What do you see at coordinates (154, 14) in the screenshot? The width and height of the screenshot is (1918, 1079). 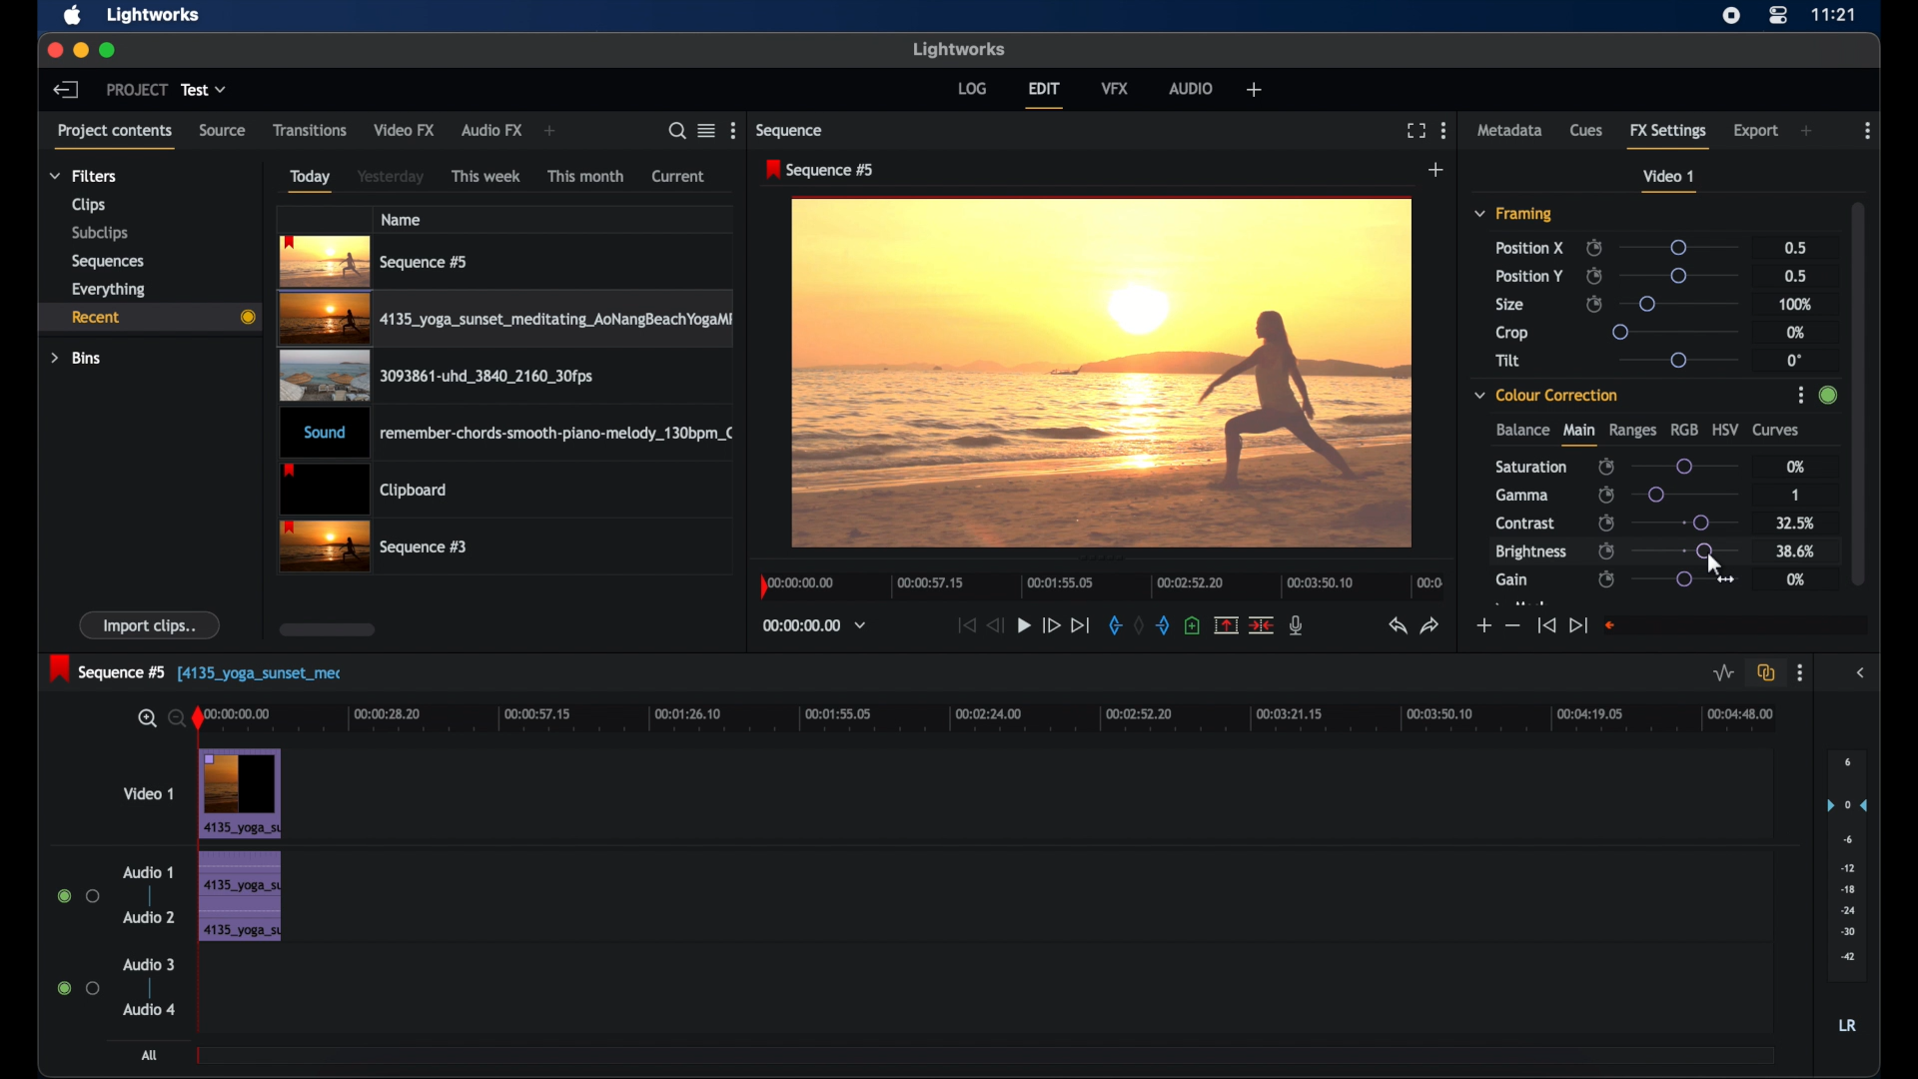 I see `lightworks` at bounding box center [154, 14].